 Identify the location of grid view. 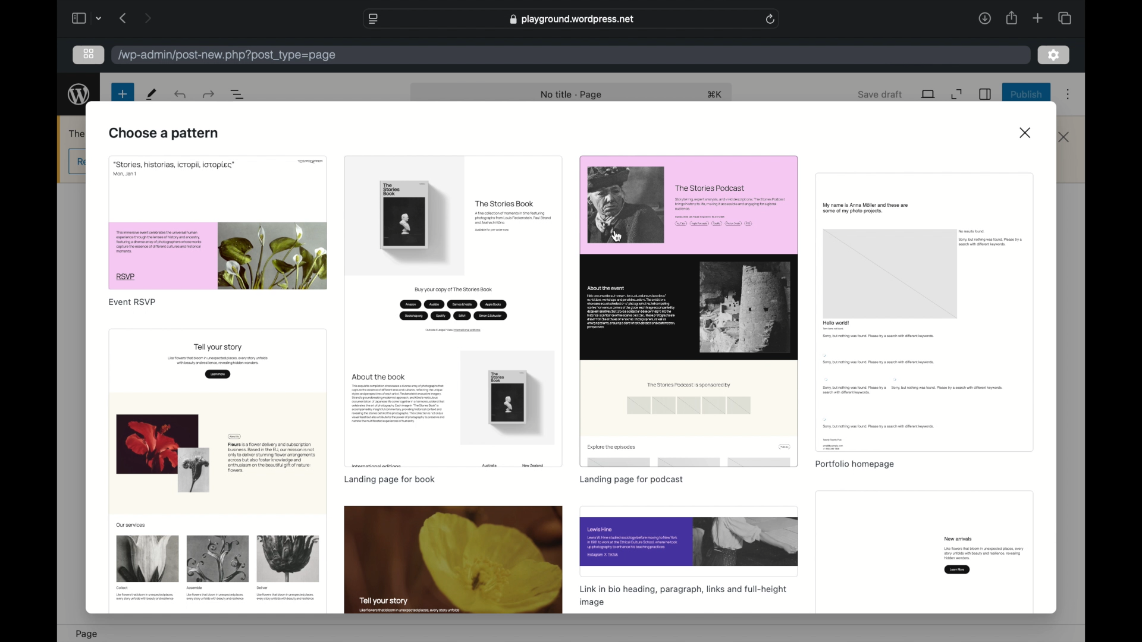
(90, 54).